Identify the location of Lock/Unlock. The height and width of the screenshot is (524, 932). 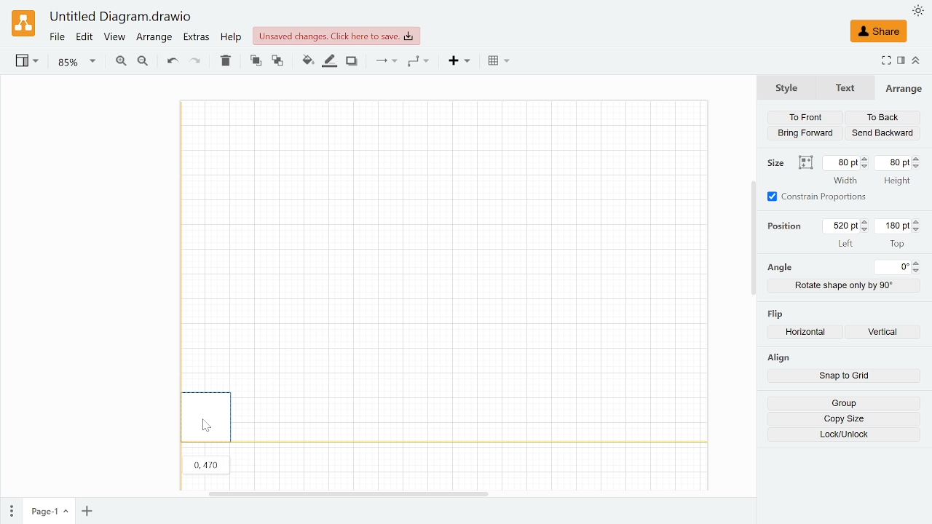
(845, 434).